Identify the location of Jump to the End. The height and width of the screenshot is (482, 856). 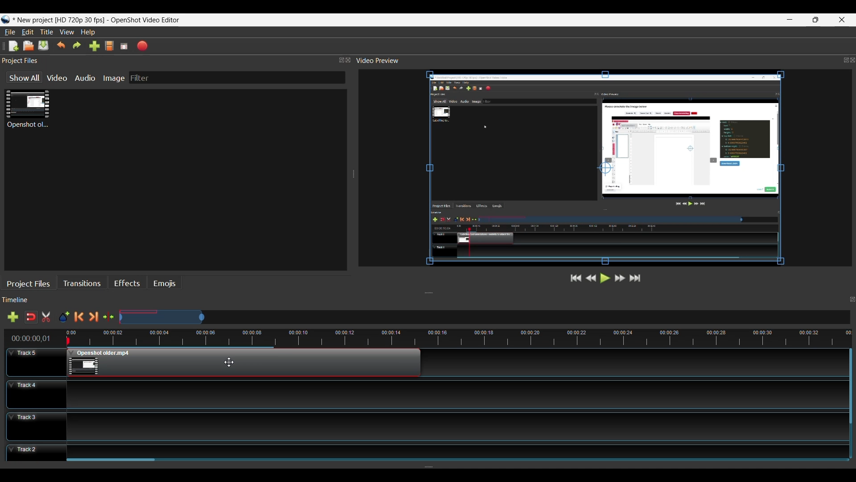
(636, 278).